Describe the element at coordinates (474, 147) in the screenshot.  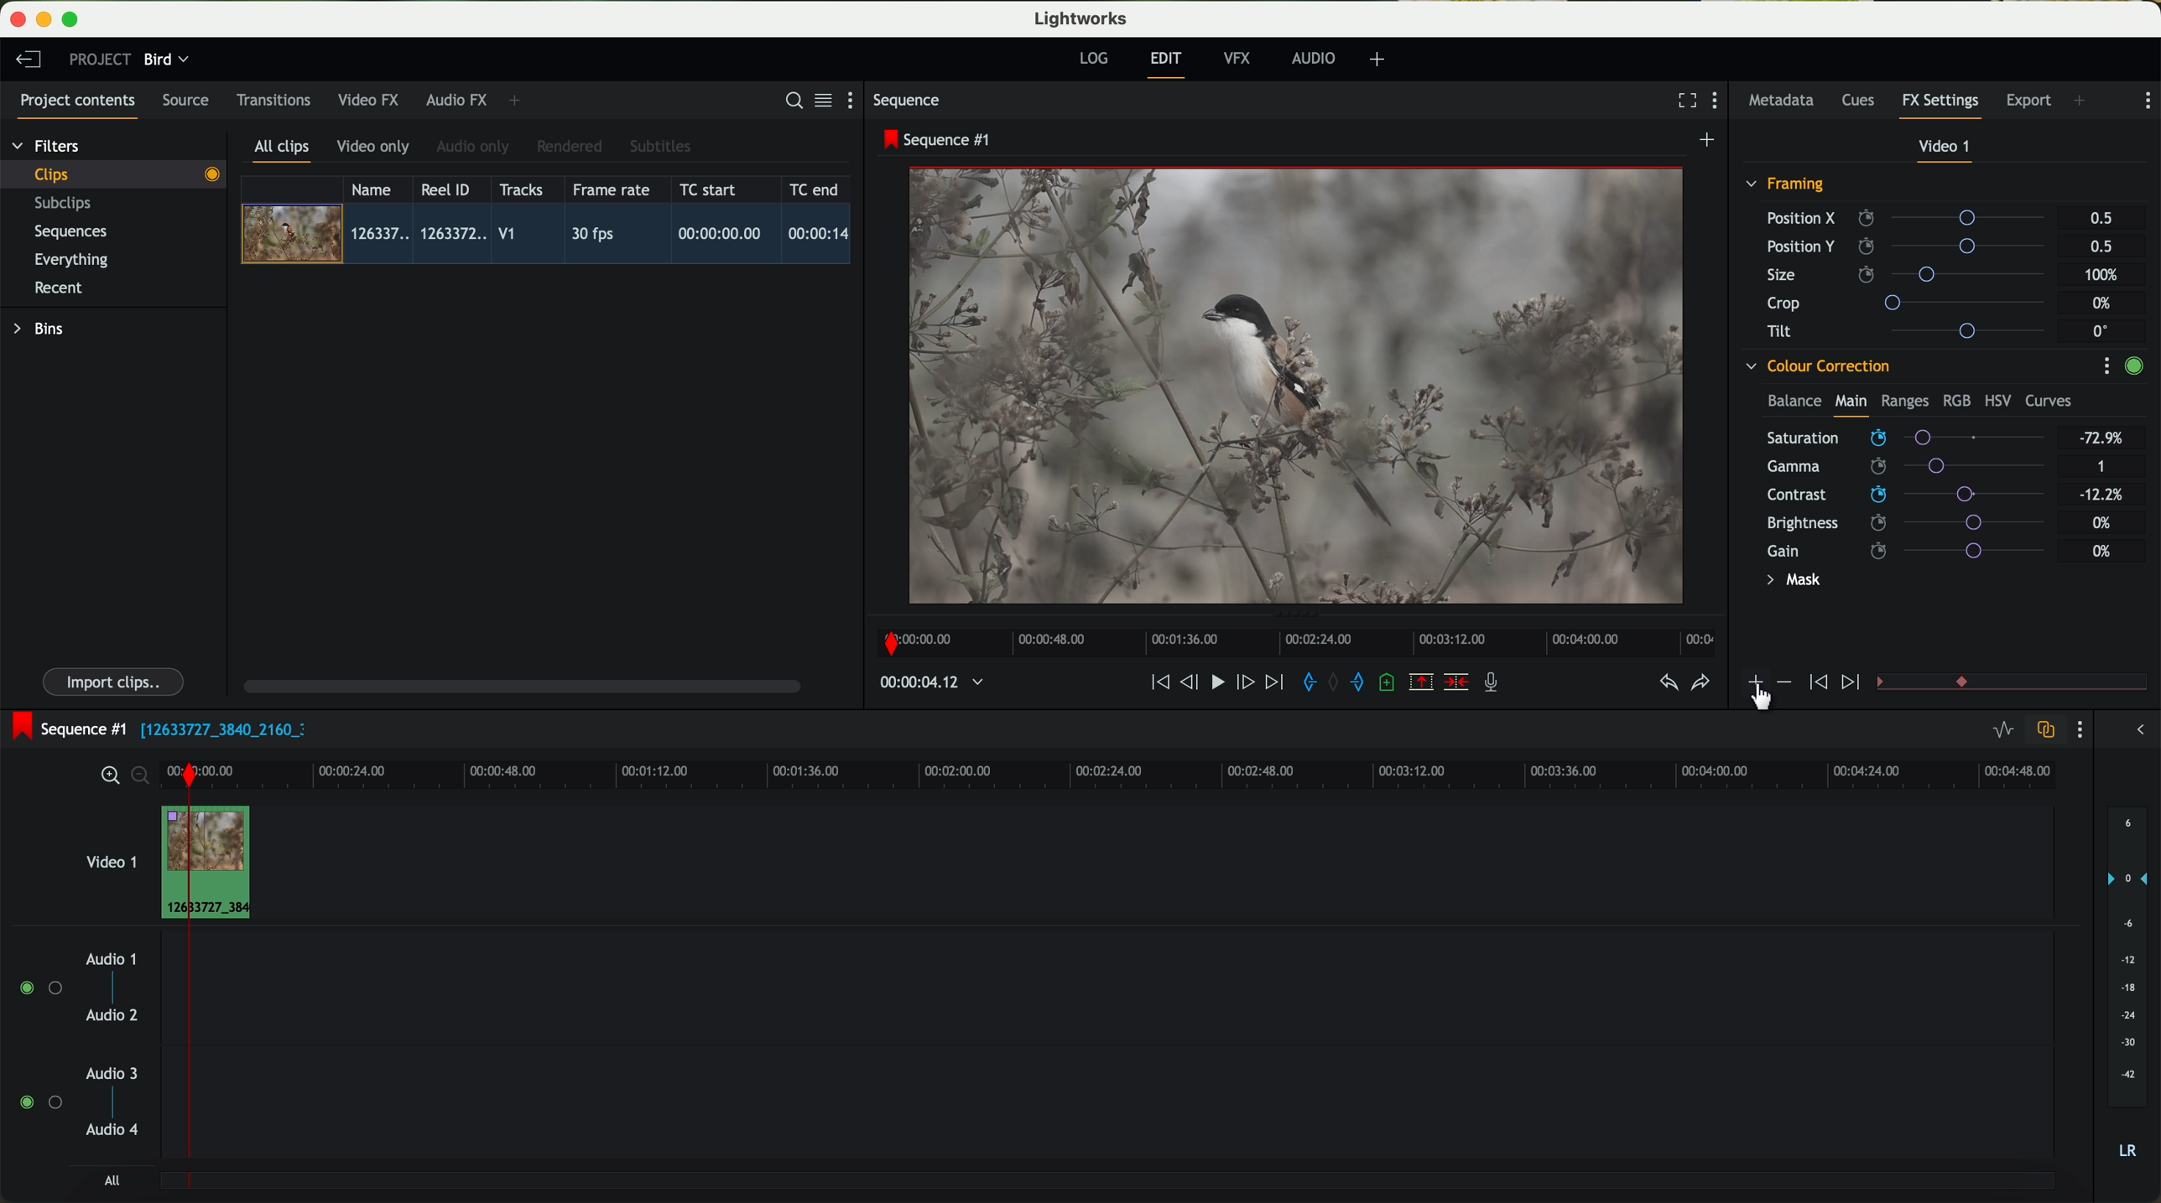
I see `audio only` at that location.